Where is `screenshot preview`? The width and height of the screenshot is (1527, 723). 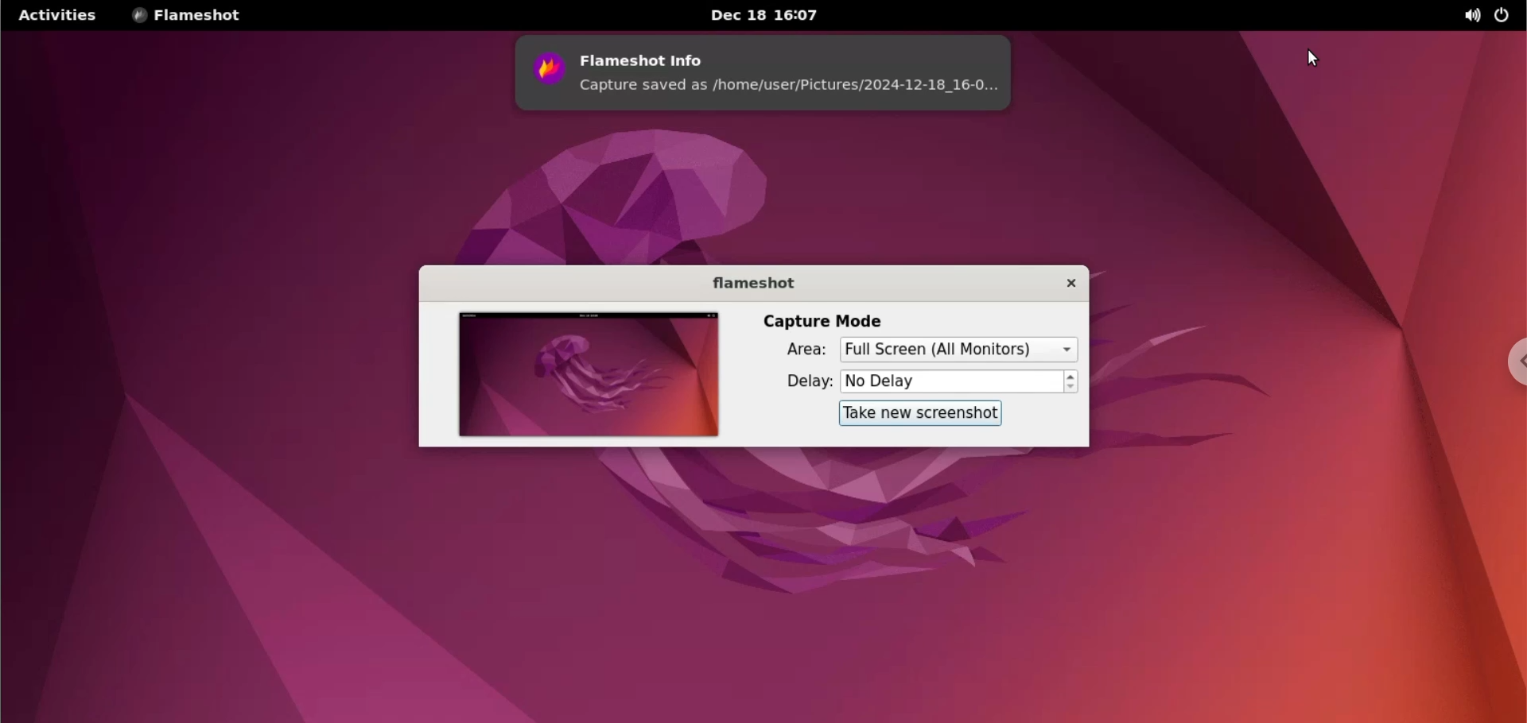
screenshot preview is located at coordinates (581, 375).